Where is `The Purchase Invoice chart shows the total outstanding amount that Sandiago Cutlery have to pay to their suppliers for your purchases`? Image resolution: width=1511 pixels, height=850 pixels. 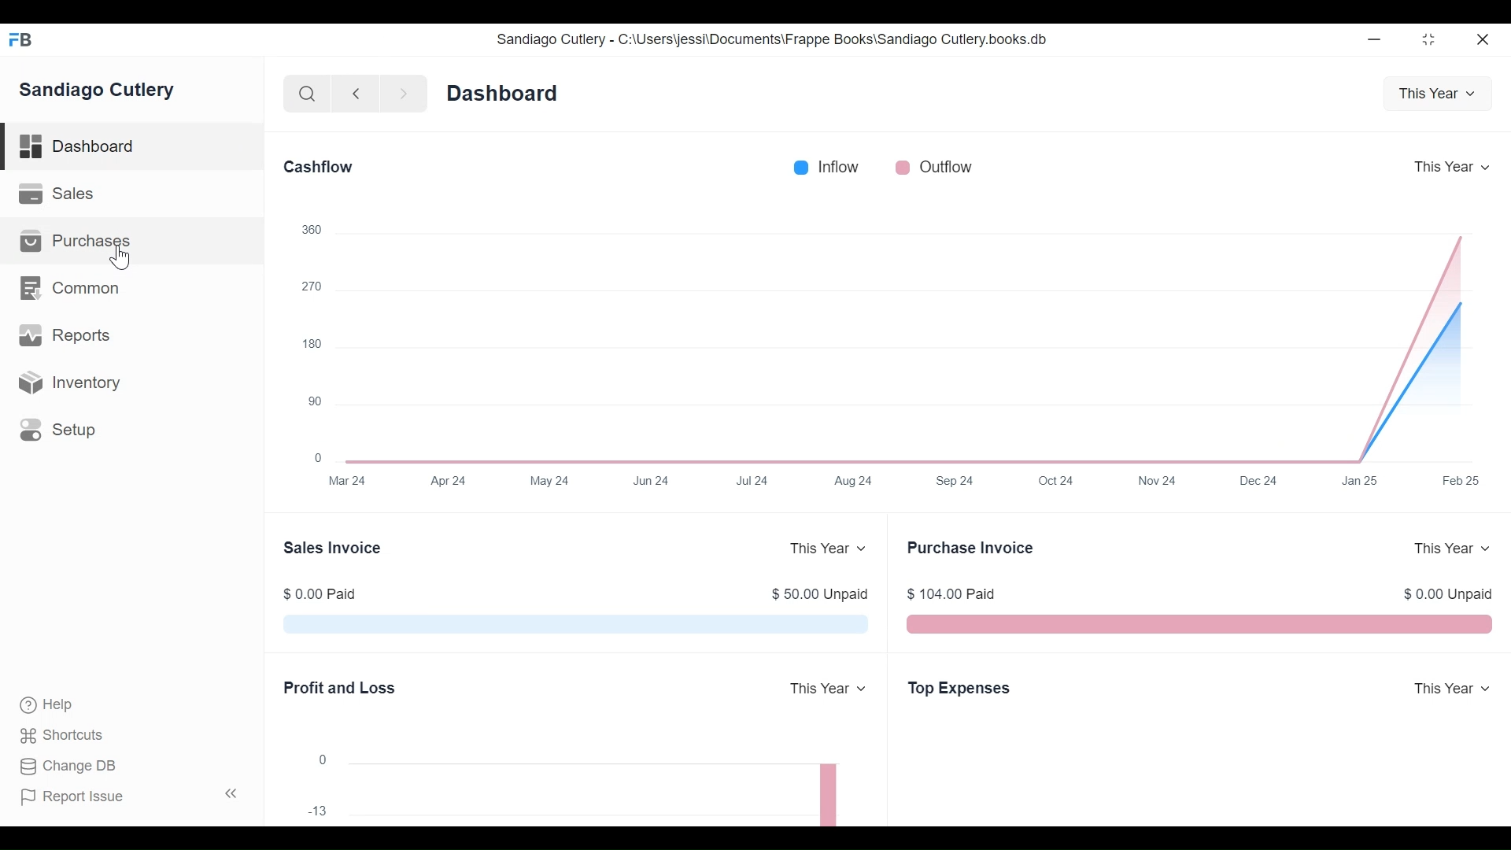
The Purchase Invoice chart shows the total outstanding amount that Sandiago Cutlery have to pay to their suppliers for your purchases is located at coordinates (1203, 625).